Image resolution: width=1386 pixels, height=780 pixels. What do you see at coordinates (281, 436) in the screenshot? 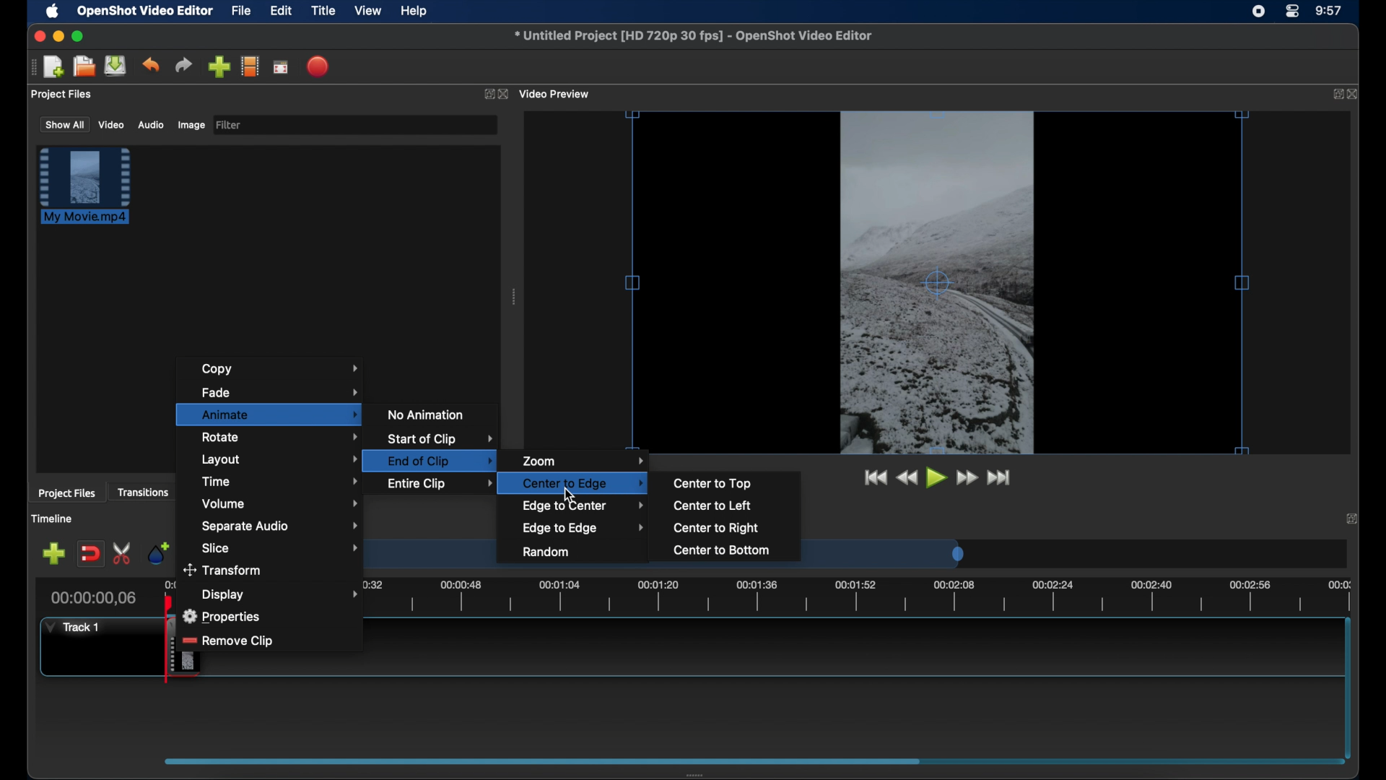
I see `rotate menu` at bounding box center [281, 436].